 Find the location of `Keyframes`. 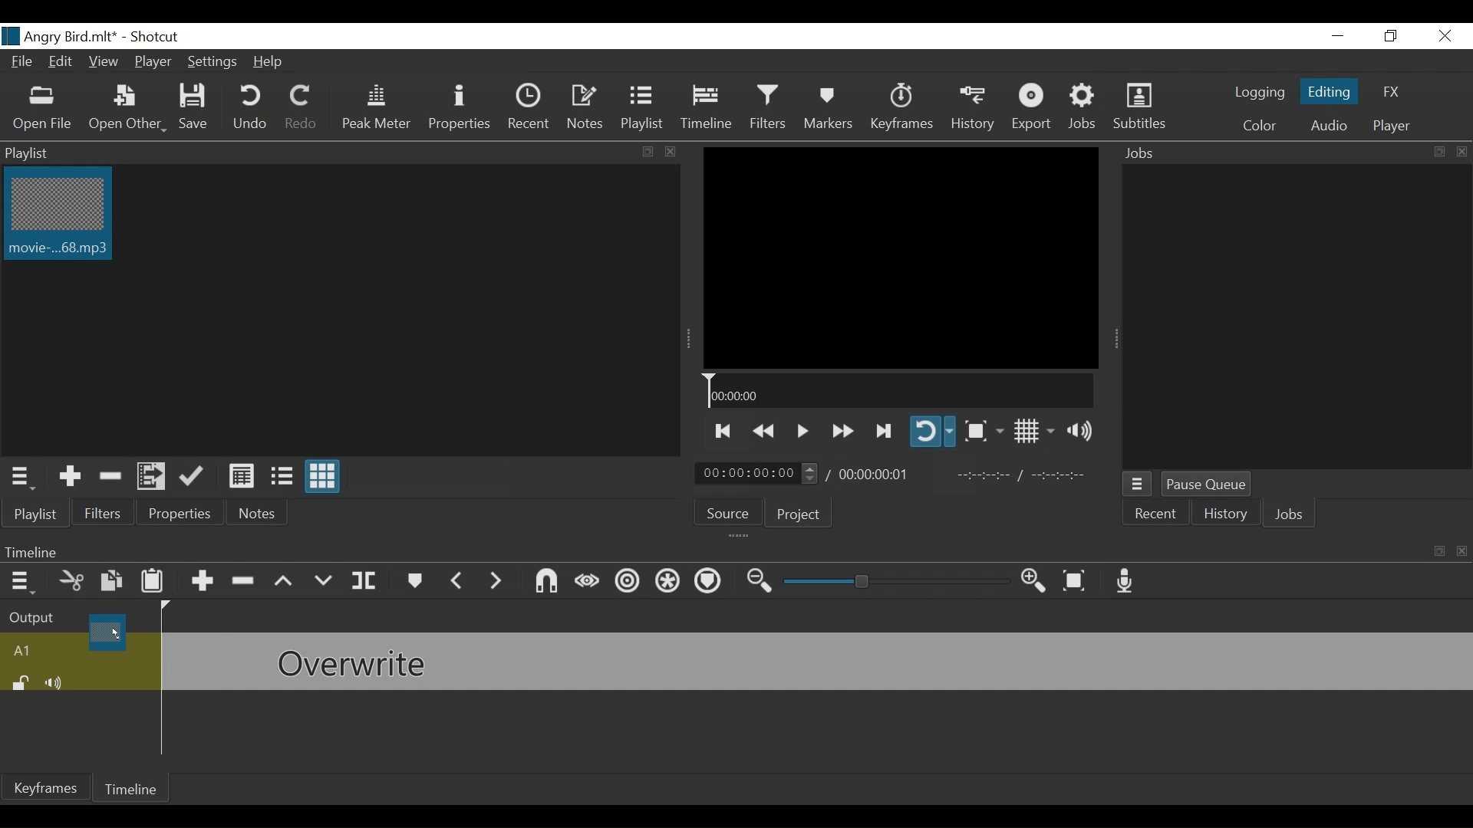

Keyframes is located at coordinates (47, 787).